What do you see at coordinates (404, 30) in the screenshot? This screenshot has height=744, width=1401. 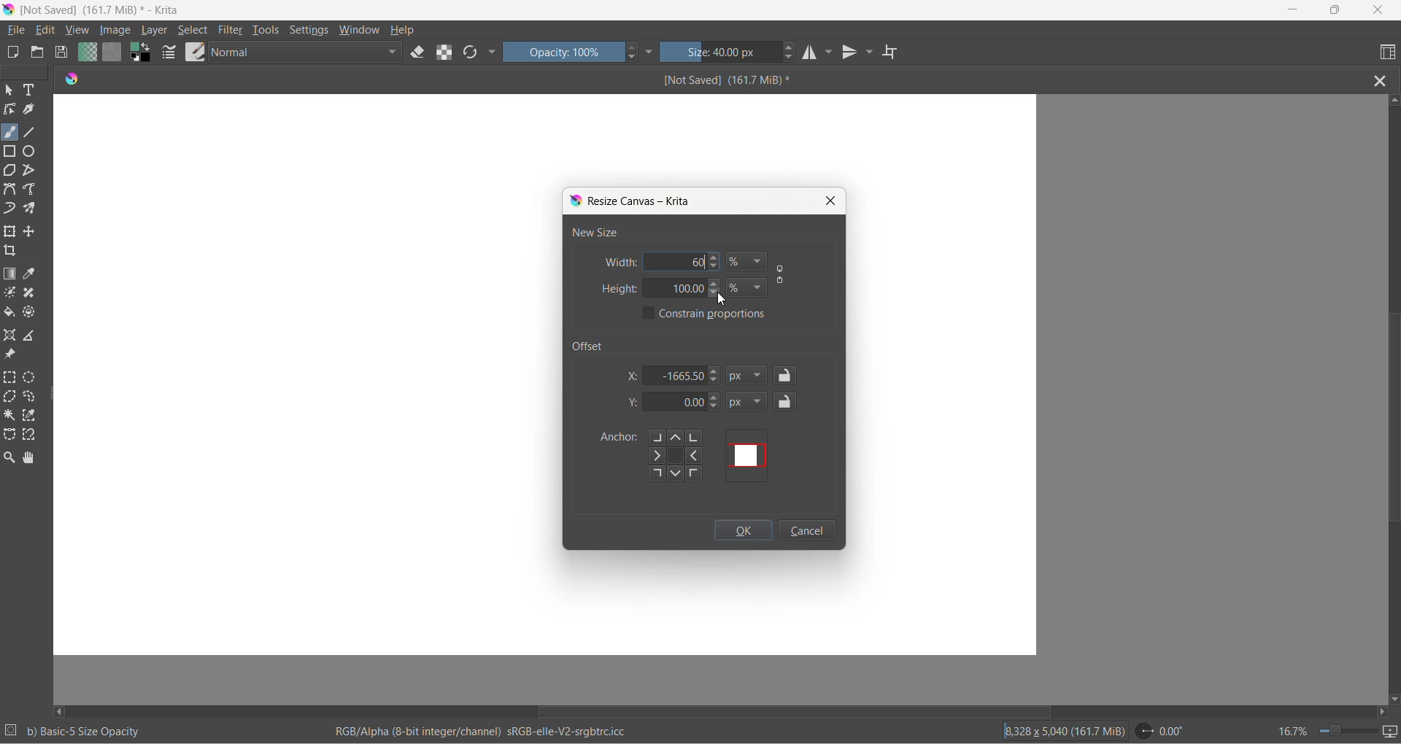 I see `help` at bounding box center [404, 30].